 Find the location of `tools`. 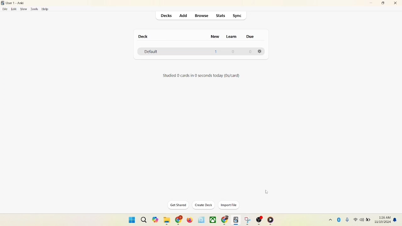

tools is located at coordinates (34, 9).